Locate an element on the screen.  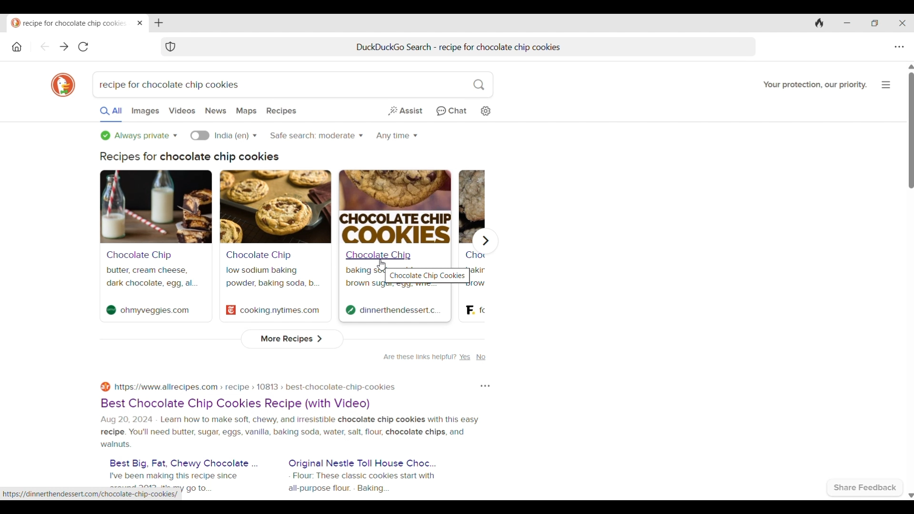
Chocolate Chip is located at coordinates (378, 256).